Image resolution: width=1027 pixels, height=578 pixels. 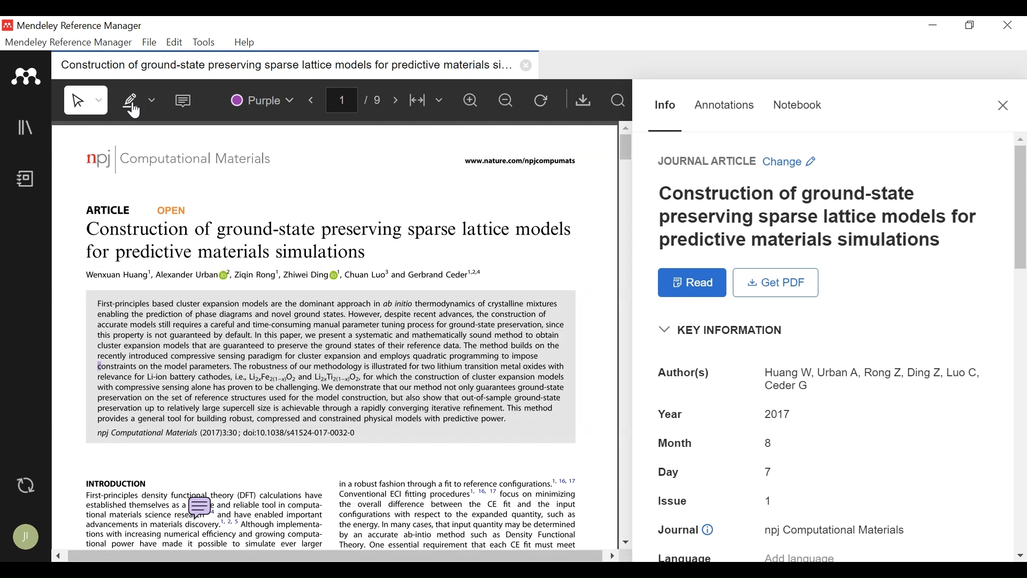 What do you see at coordinates (622, 146) in the screenshot?
I see `Vertical Scroll bar` at bounding box center [622, 146].